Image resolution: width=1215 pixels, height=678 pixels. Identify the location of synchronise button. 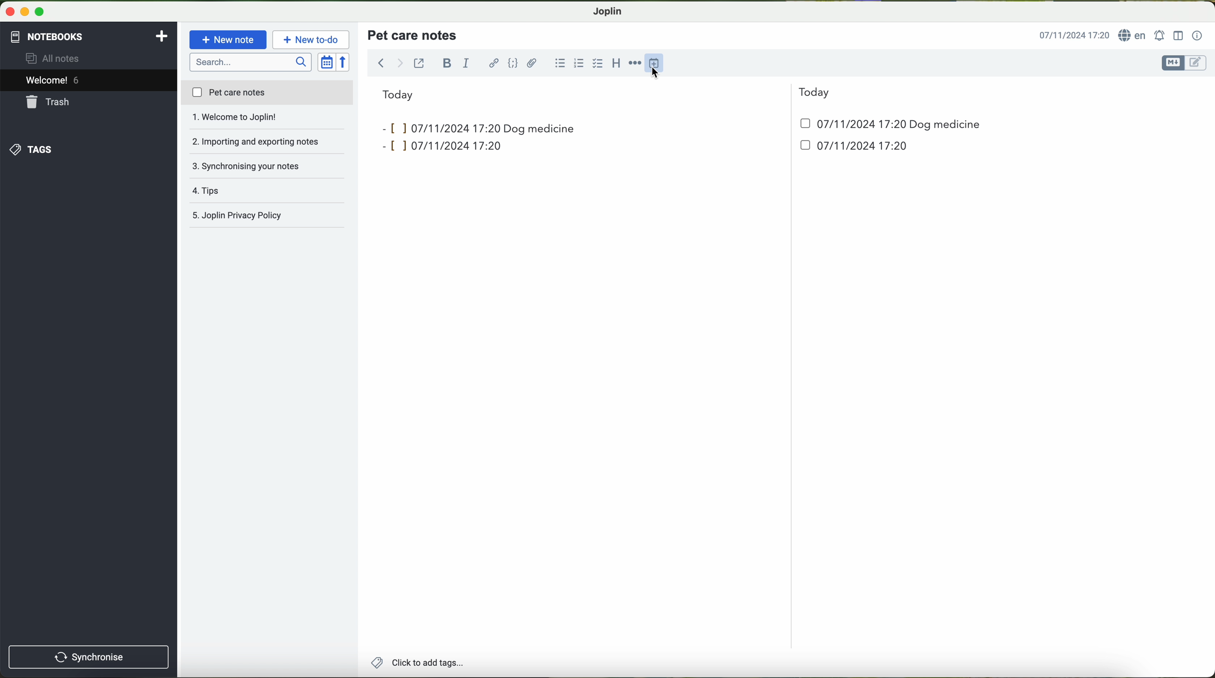
(89, 657).